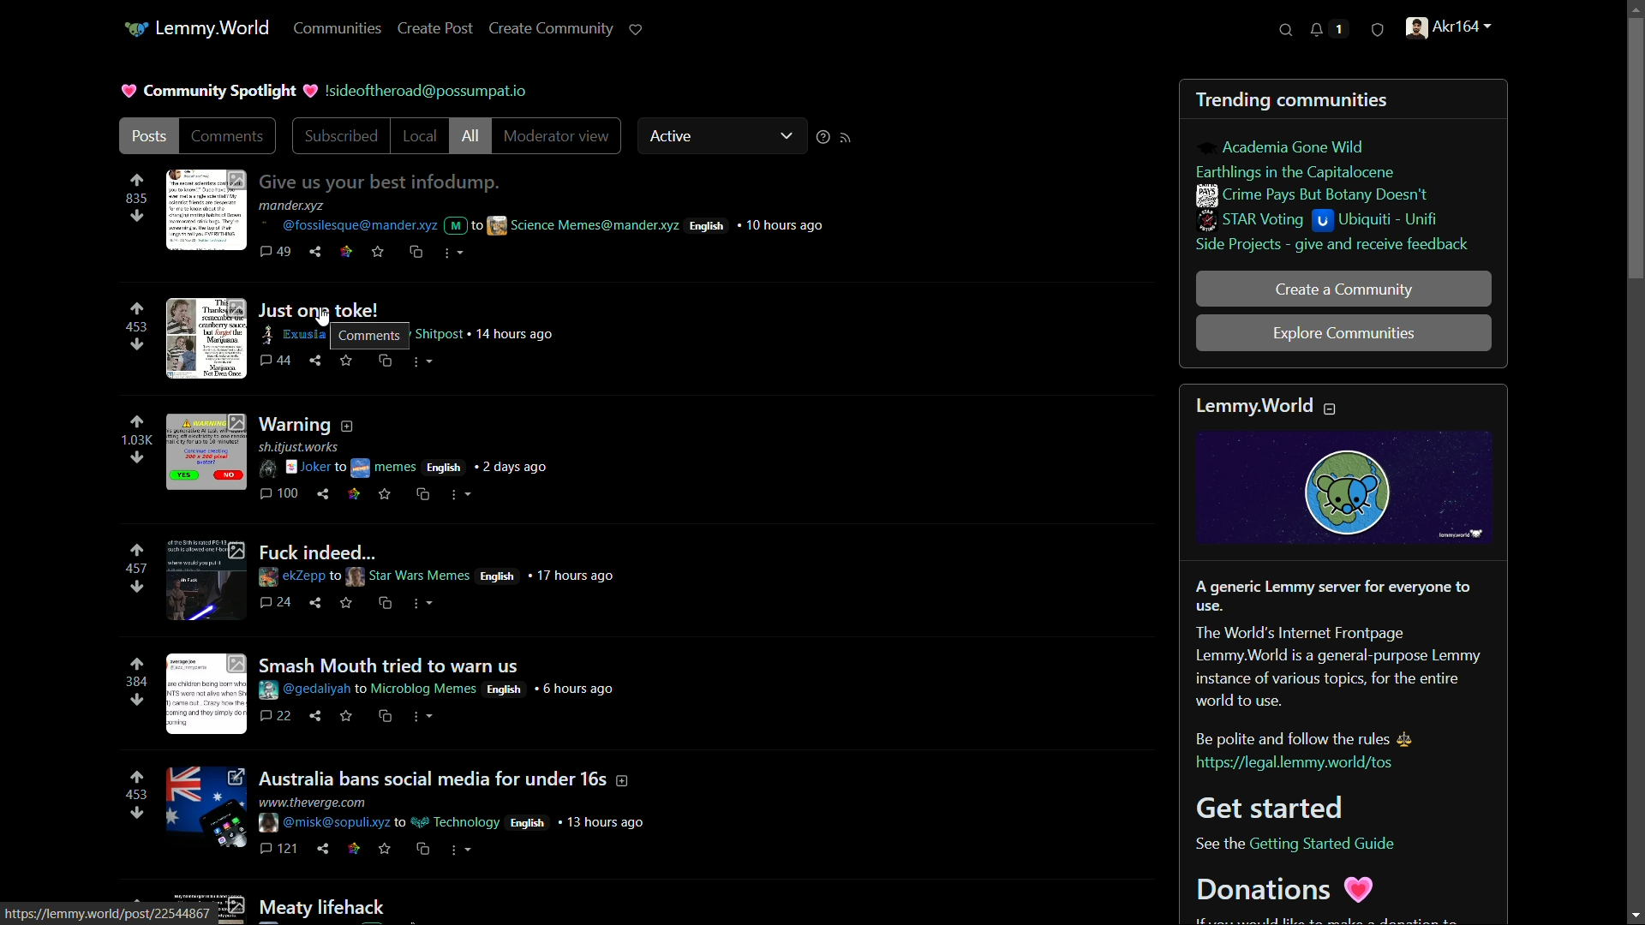 Image resolution: width=1645 pixels, height=925 pixels. What do you see at coordinates (585, 226) in the screenshot?
I see `Science Memes@mander.xyz` at bounding box center [585, 226].